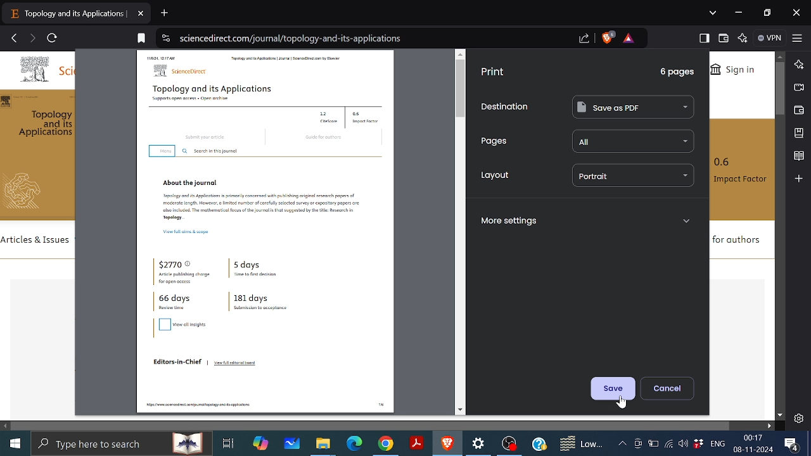 The height and width of the screenshot is (456, 811). I want to click on Speakers, so click(682, 443).